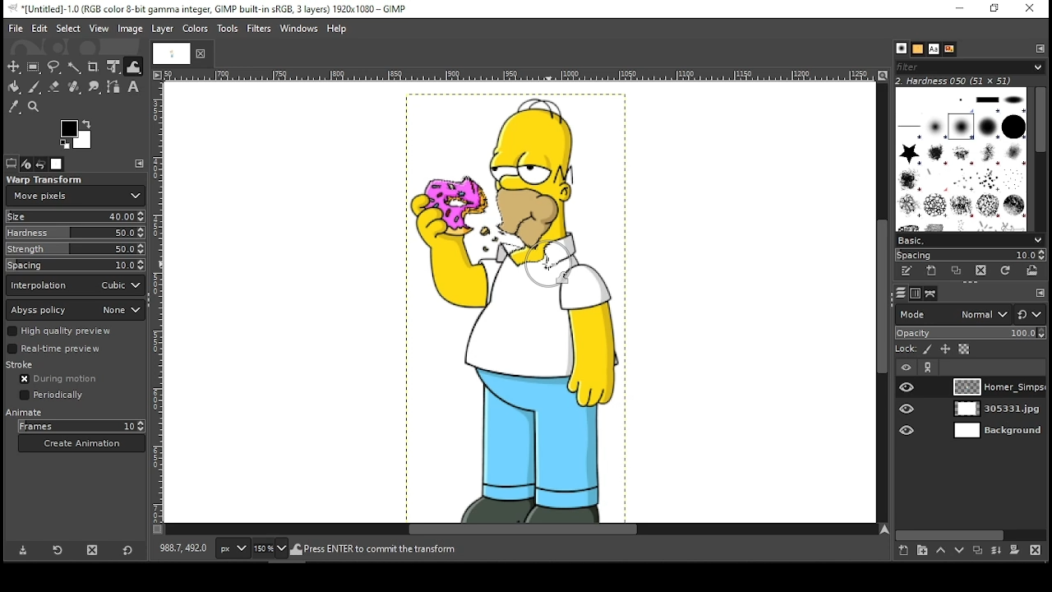  I want to click on edit toolbar, so click(140, 164).